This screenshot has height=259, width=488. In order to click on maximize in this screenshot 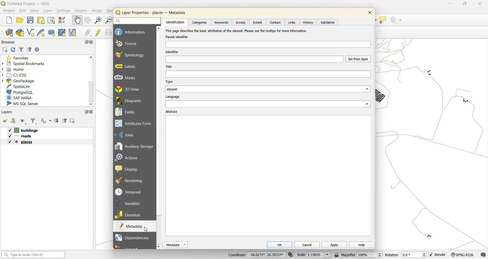, I will do `click(86, 42)`.